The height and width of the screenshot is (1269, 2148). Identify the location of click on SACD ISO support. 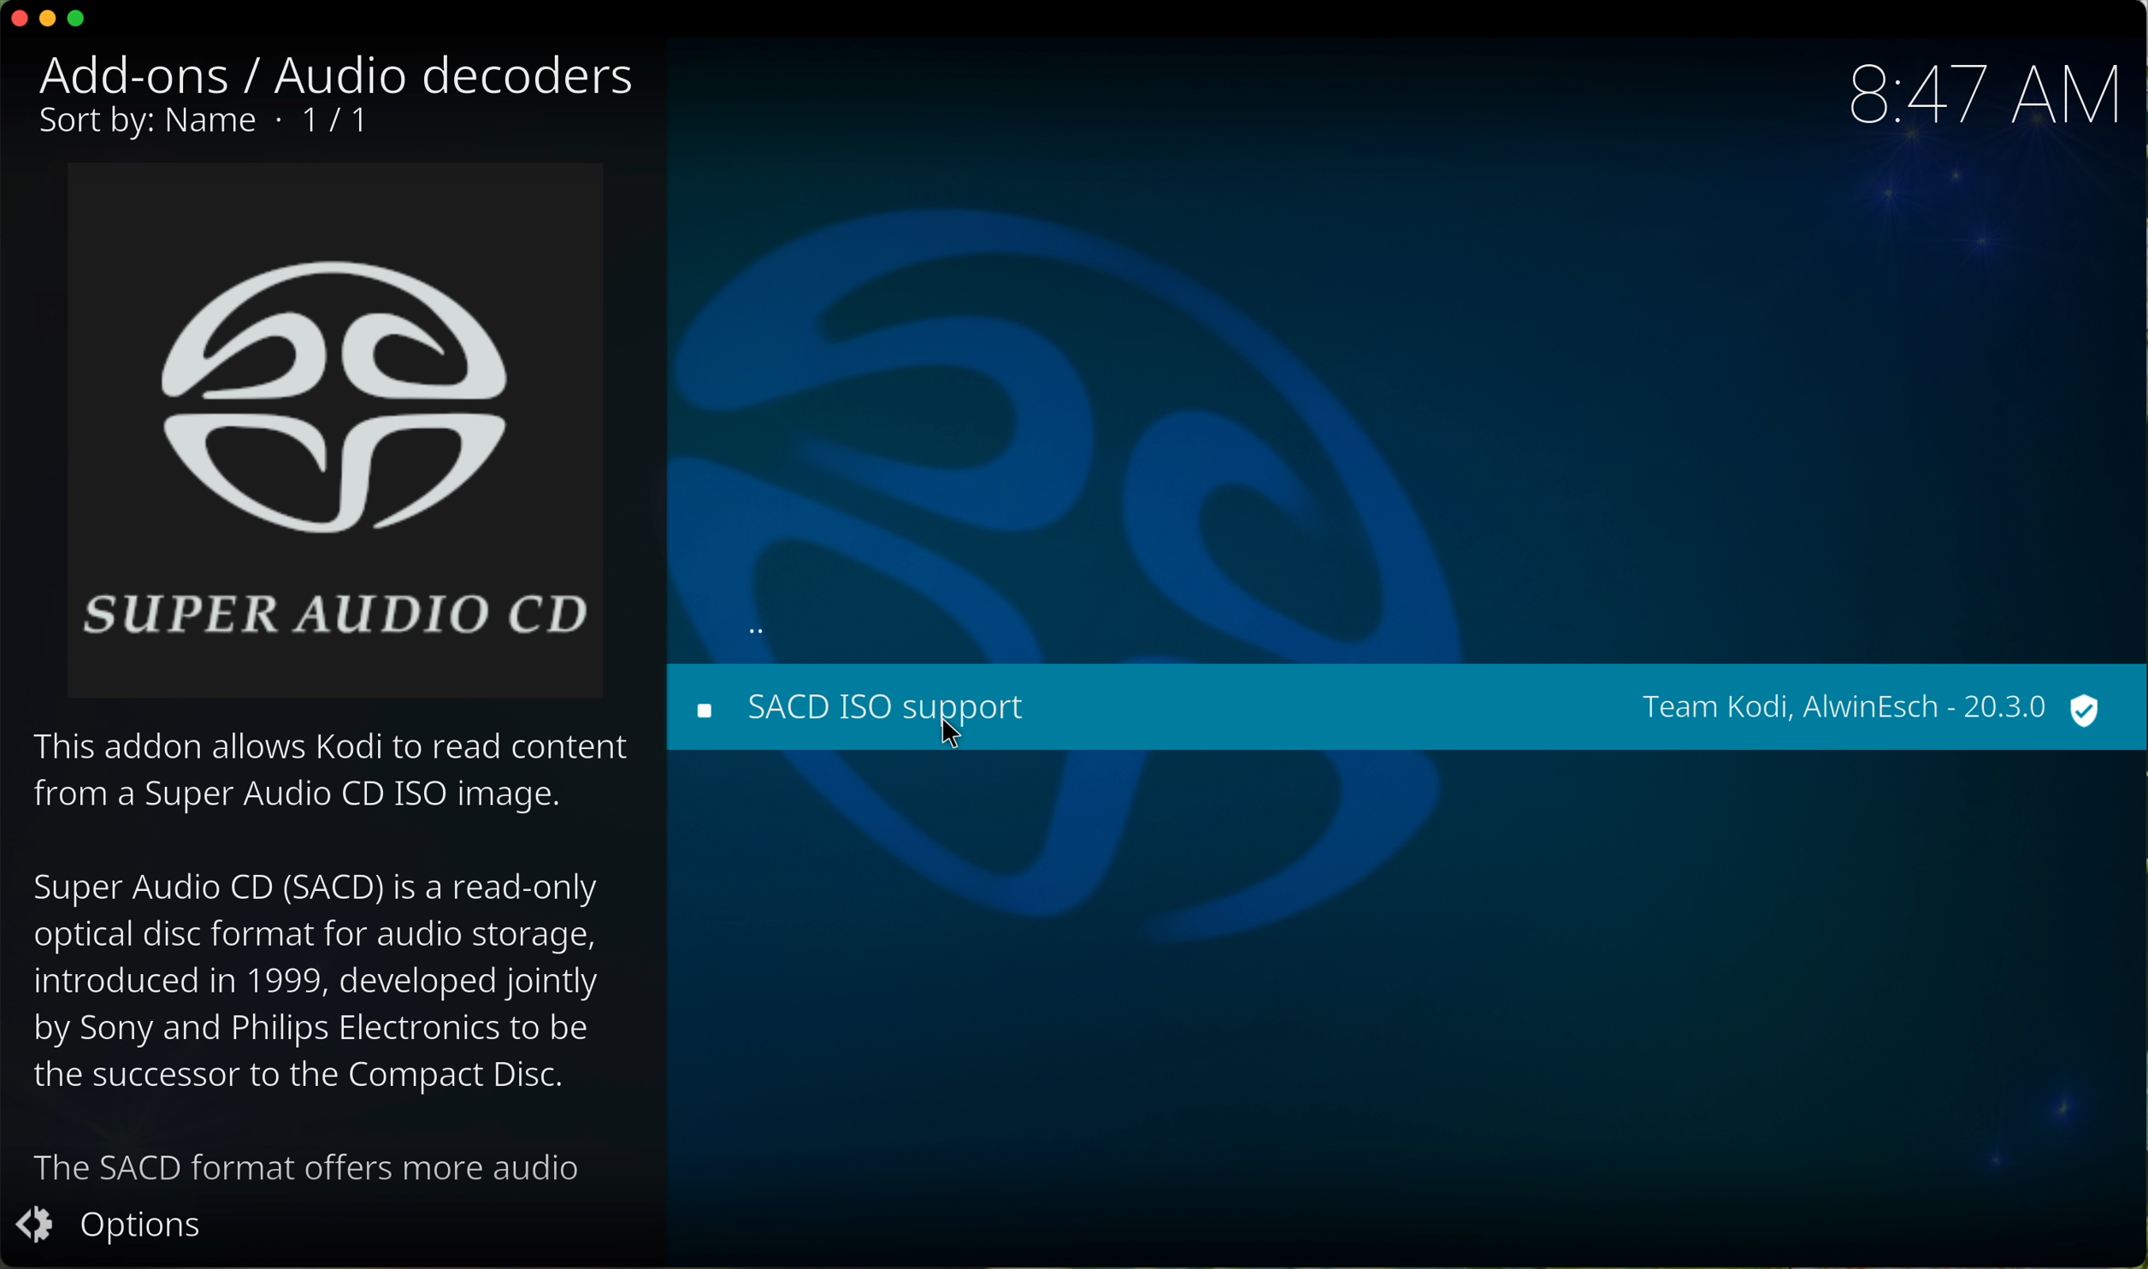
(1402, 707).